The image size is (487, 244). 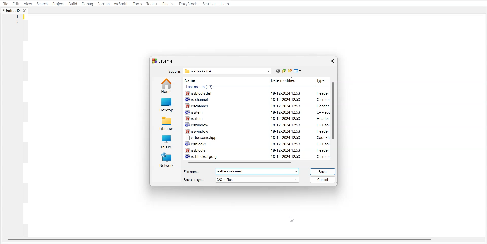 What do you see at coordinates (121, 4) in the screenshot?
I see `wxSmith` at bounding box center [121, 4].